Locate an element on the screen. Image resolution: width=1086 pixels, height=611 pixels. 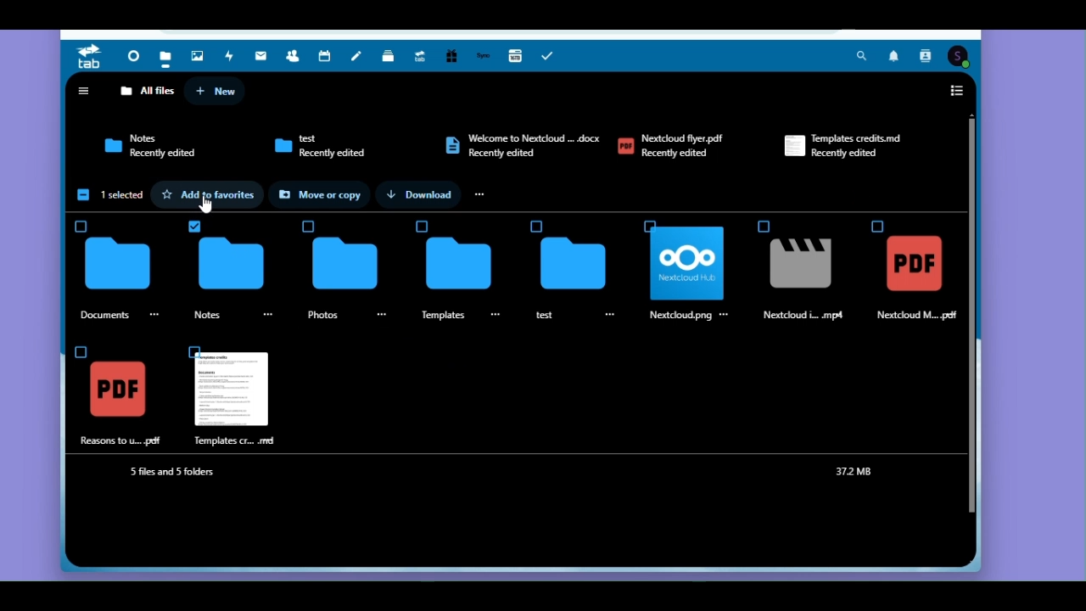
One selected  is located at coordinates (111, 196).